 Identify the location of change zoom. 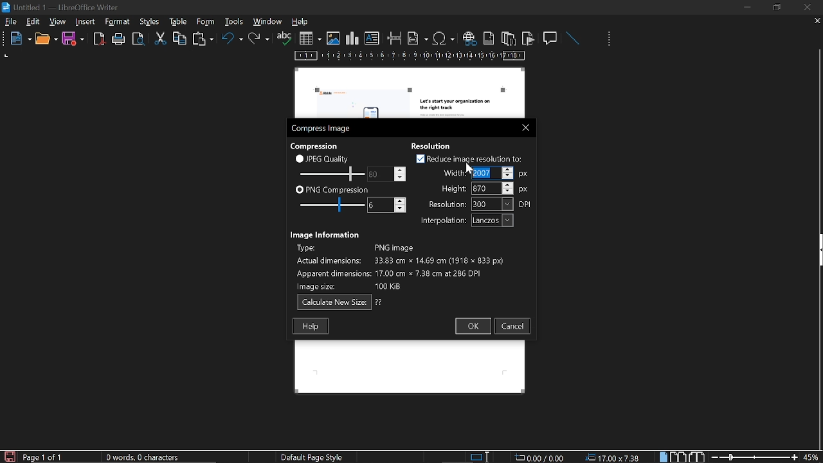
(754, 457).